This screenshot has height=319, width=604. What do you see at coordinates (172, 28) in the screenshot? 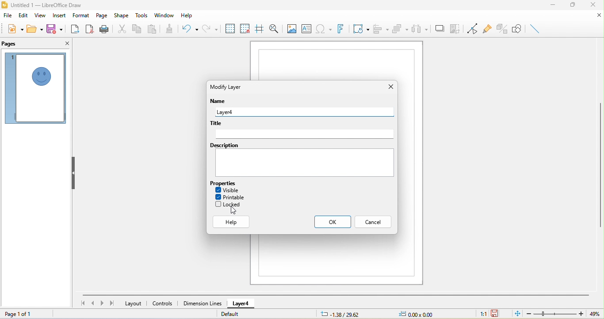
I see `clone formatting` at bounding box center [172, 28].